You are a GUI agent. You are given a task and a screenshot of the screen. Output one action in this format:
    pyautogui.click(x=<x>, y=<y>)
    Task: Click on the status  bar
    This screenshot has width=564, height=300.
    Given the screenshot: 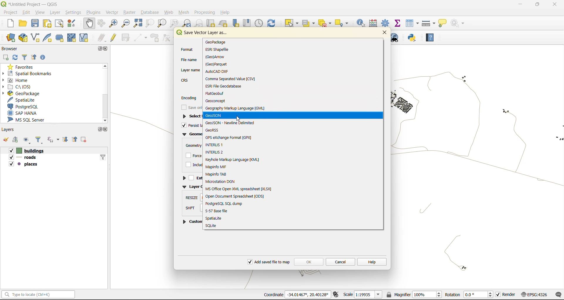 What is the action you would take?
    pyautogui.click(x=39, y=295)
    